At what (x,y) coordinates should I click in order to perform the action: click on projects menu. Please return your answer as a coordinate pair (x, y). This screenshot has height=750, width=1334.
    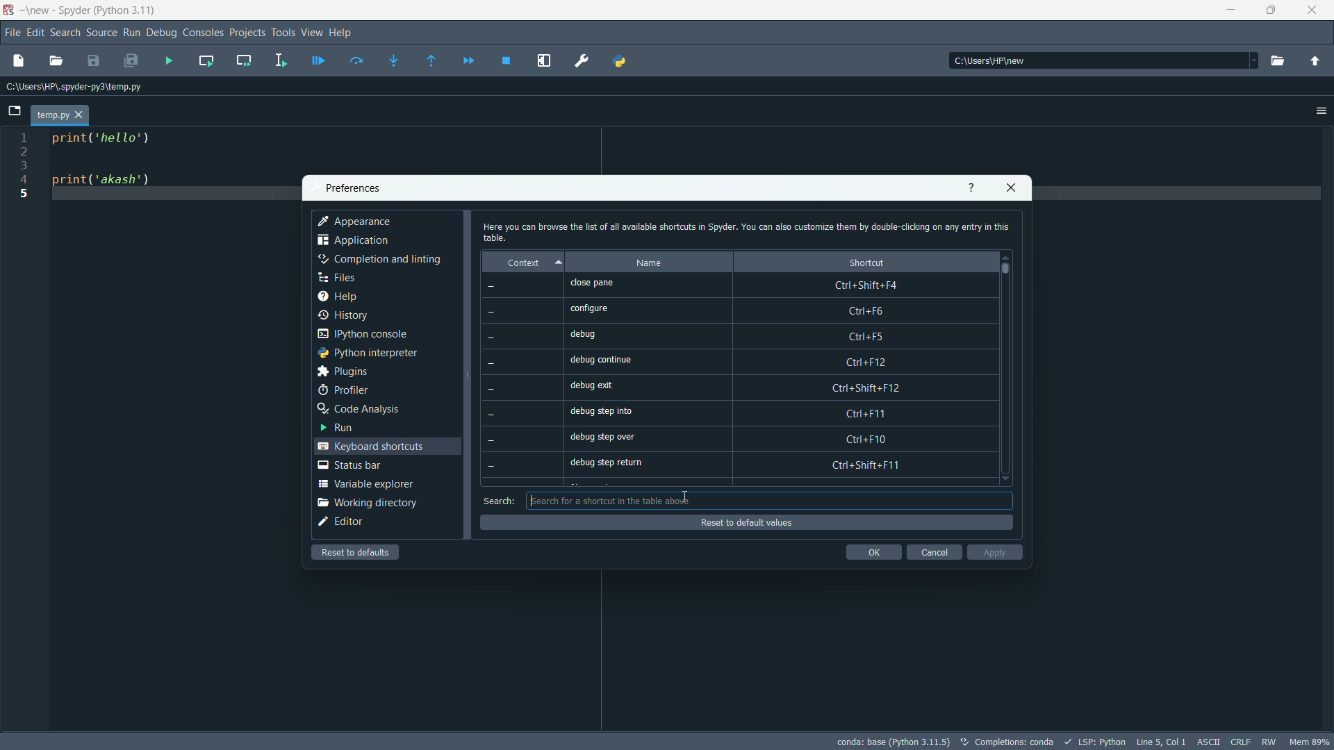
    Looking at the image, I should click on (246, 32).